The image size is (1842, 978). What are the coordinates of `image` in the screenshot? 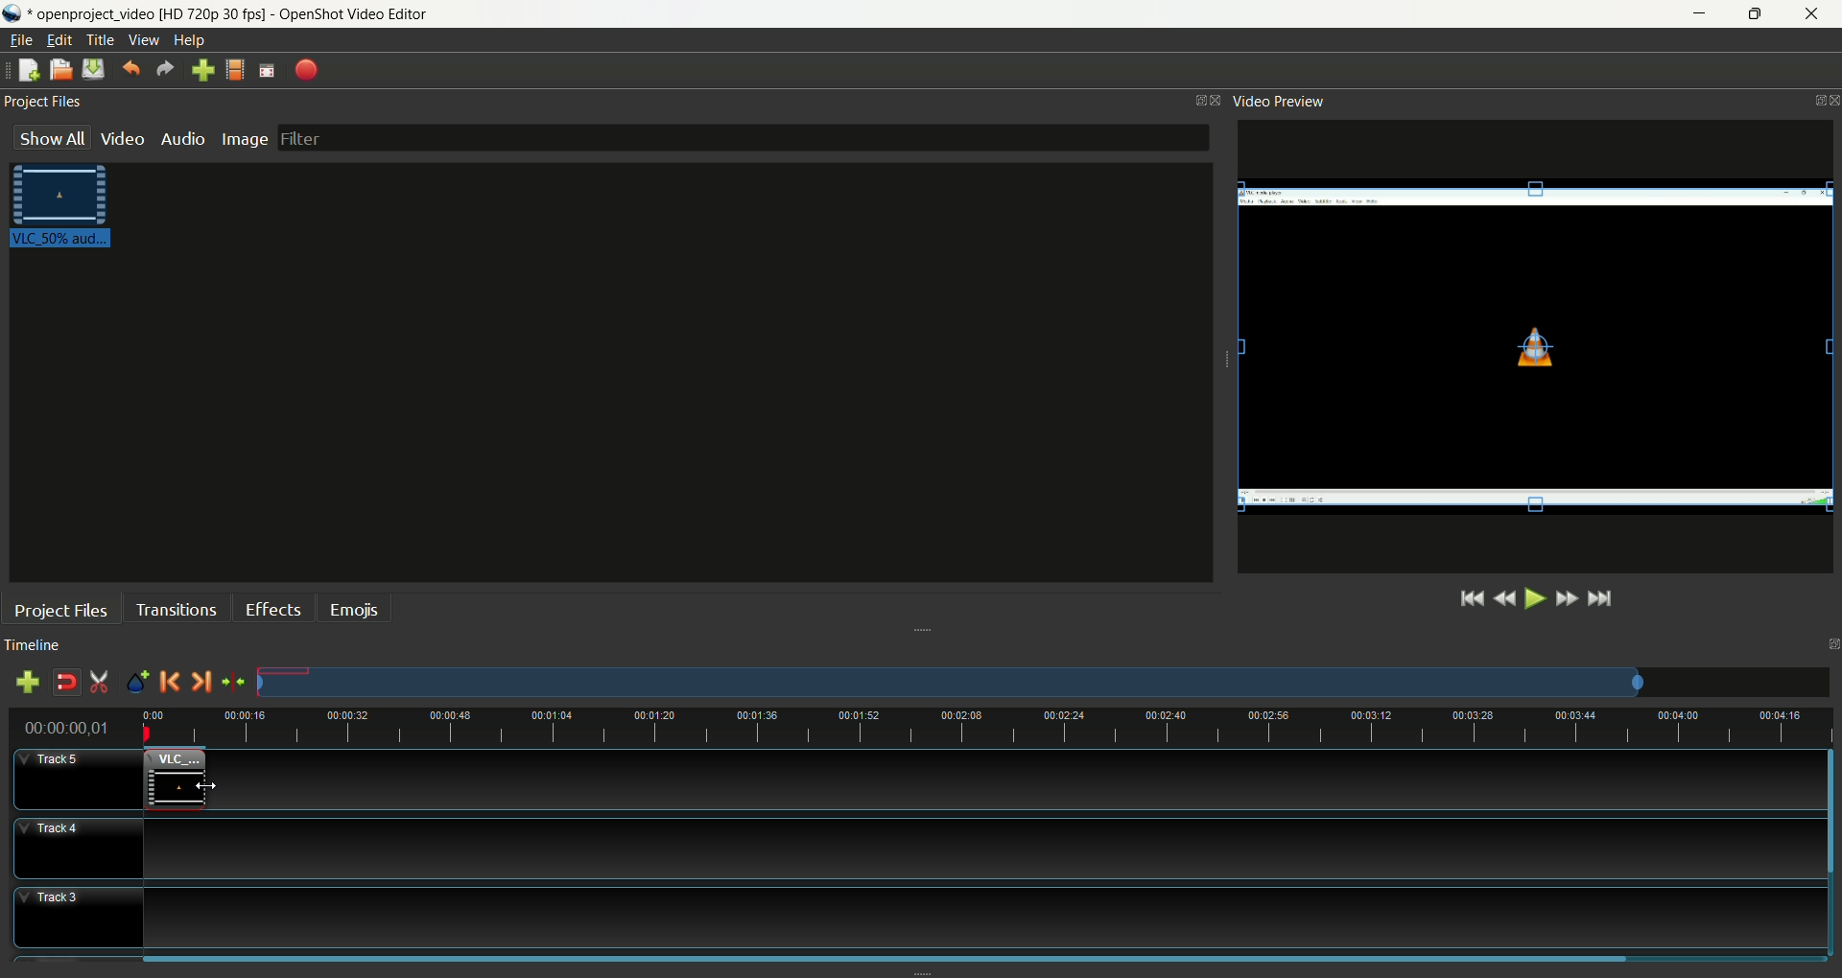 It's located at (246, 140).